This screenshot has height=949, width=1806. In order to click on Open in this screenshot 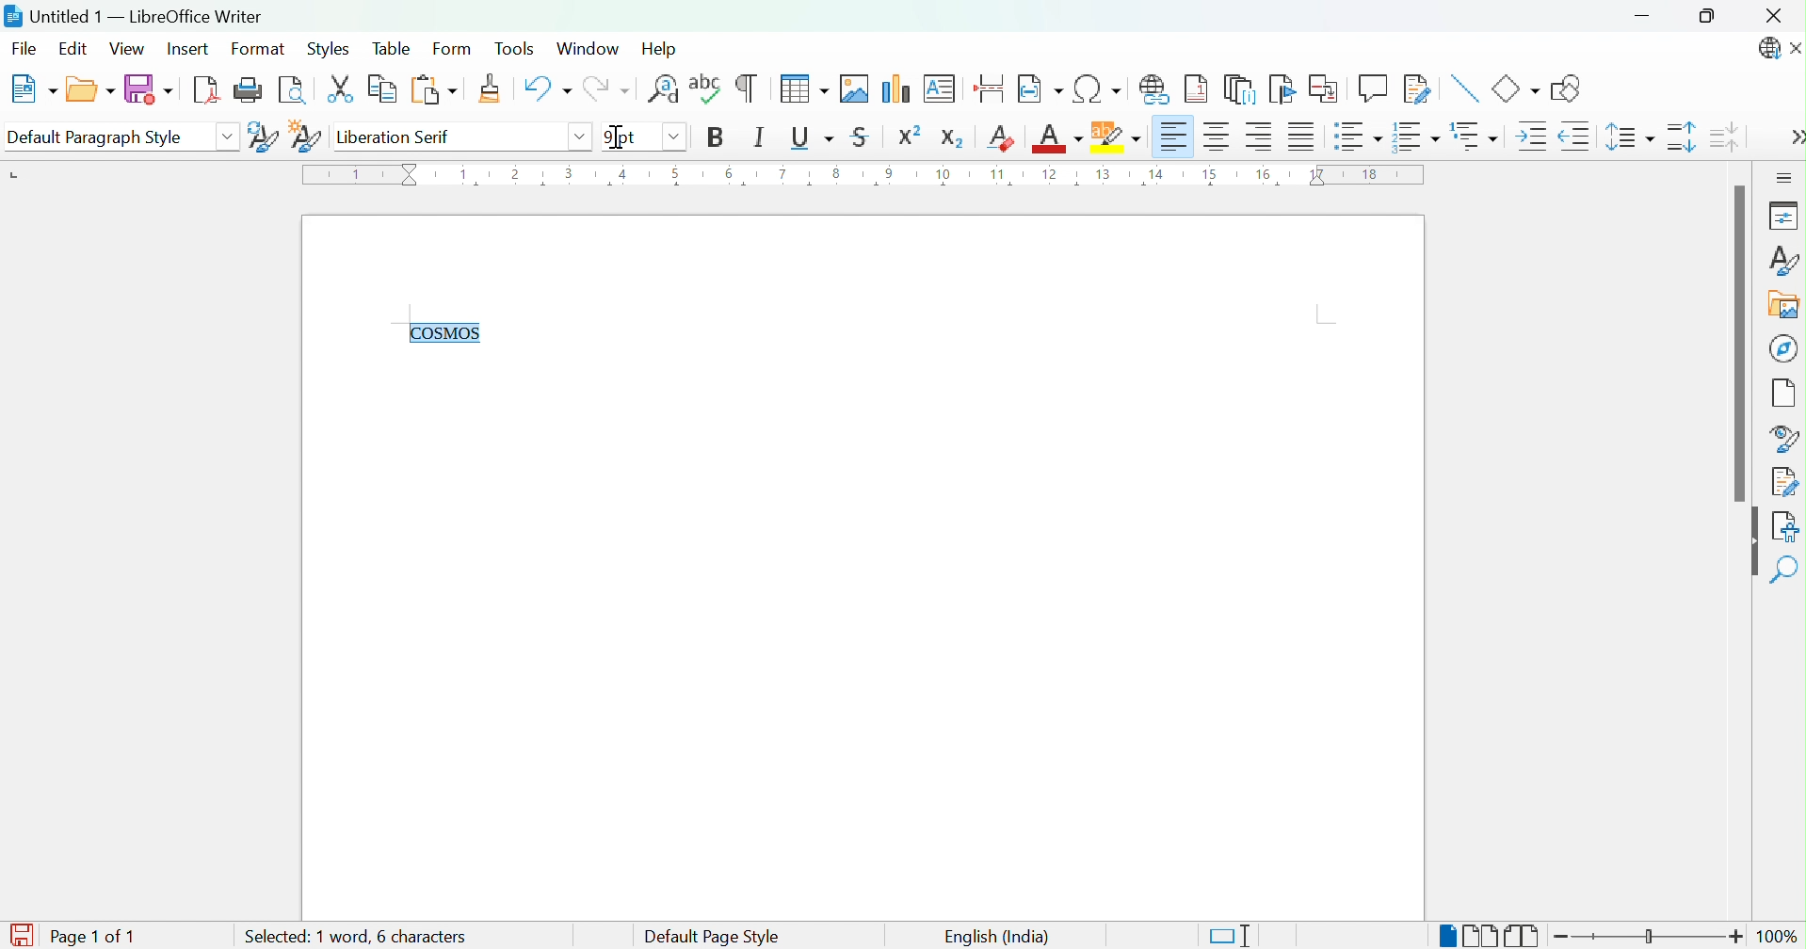, I will do `click(89, 90)`.